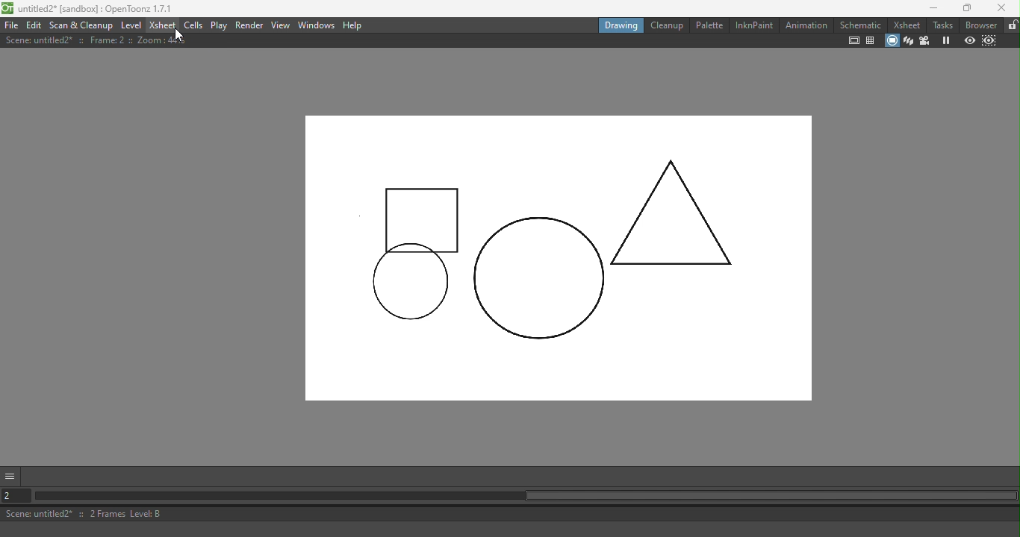 The width and height of the screenshot is (1020, 537). Describe the element at coordinates (163, 25) in the screenshot. I see `Xsheet` at that location.